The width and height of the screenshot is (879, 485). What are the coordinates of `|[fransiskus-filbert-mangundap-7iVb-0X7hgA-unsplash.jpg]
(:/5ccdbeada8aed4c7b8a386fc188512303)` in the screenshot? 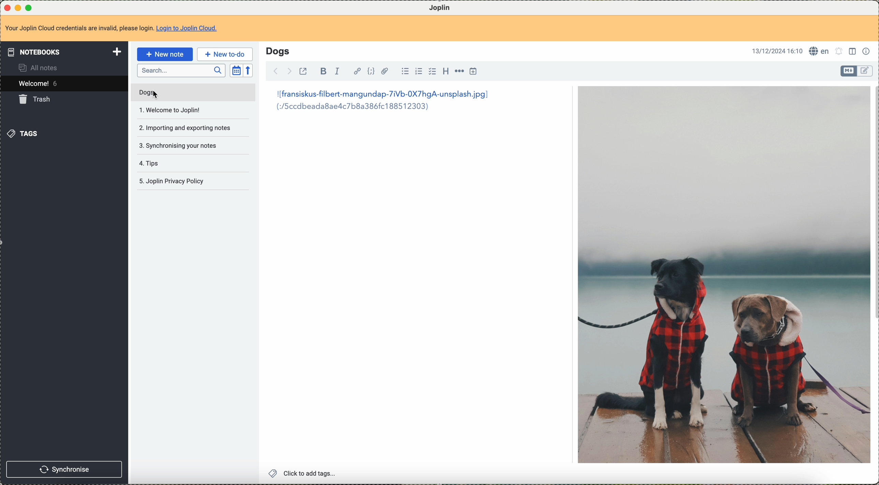 It's located at (386, 101).